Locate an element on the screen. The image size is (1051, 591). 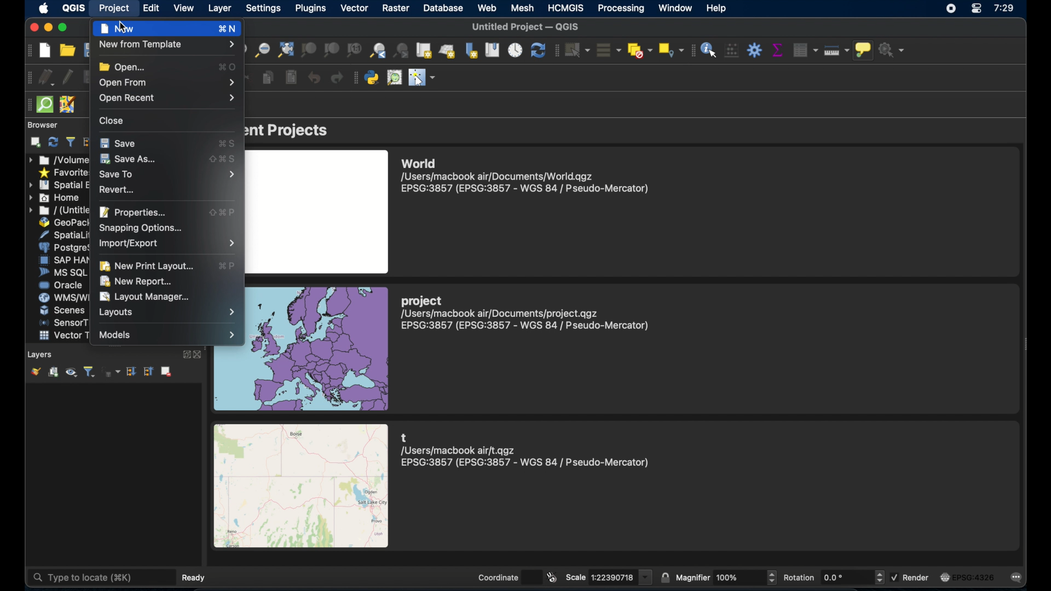
icon is located at coordinates (45, 197).